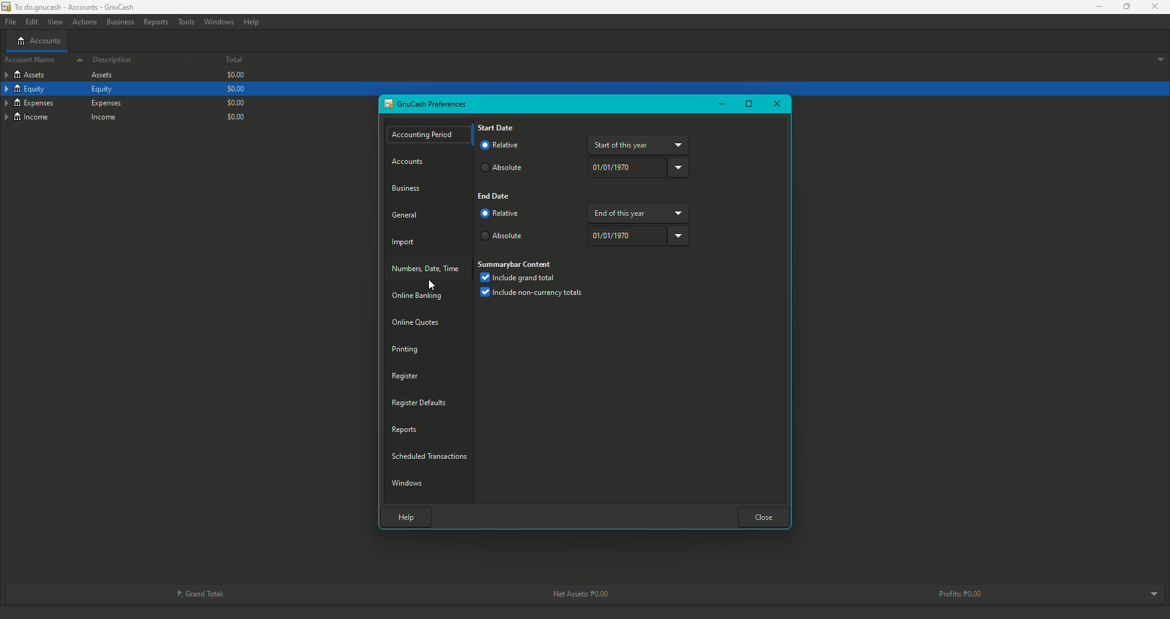 This screenshot has width=1170, height=619. What do you see at coordinates (431, 455) in the screenshot?
I see `Schedule Transactions` at bounding box center [431, 455].